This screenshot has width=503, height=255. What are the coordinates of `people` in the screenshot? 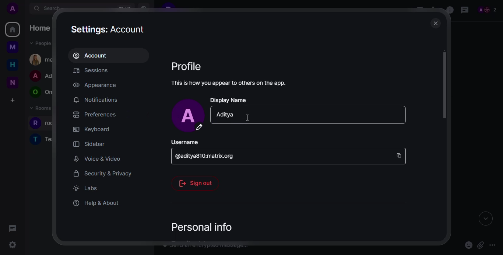 It's located at (39, 59).